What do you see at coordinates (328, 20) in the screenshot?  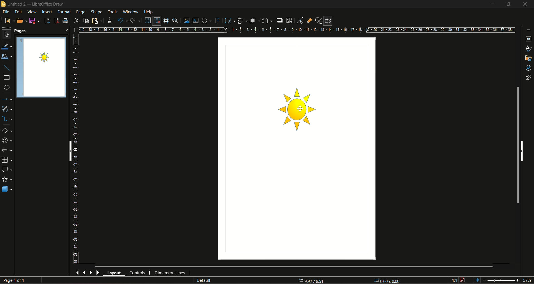 I see `show draw functions` at bounding box center [328, 20].